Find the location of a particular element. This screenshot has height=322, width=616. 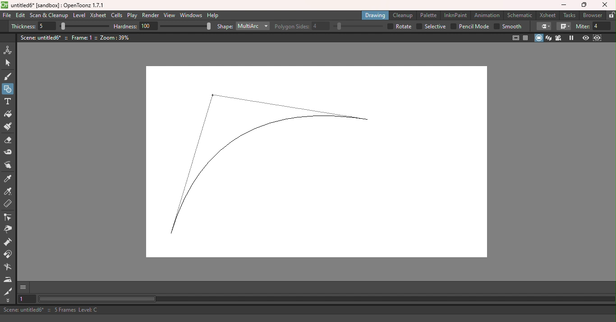

Play is located at coordinates (132, 16).